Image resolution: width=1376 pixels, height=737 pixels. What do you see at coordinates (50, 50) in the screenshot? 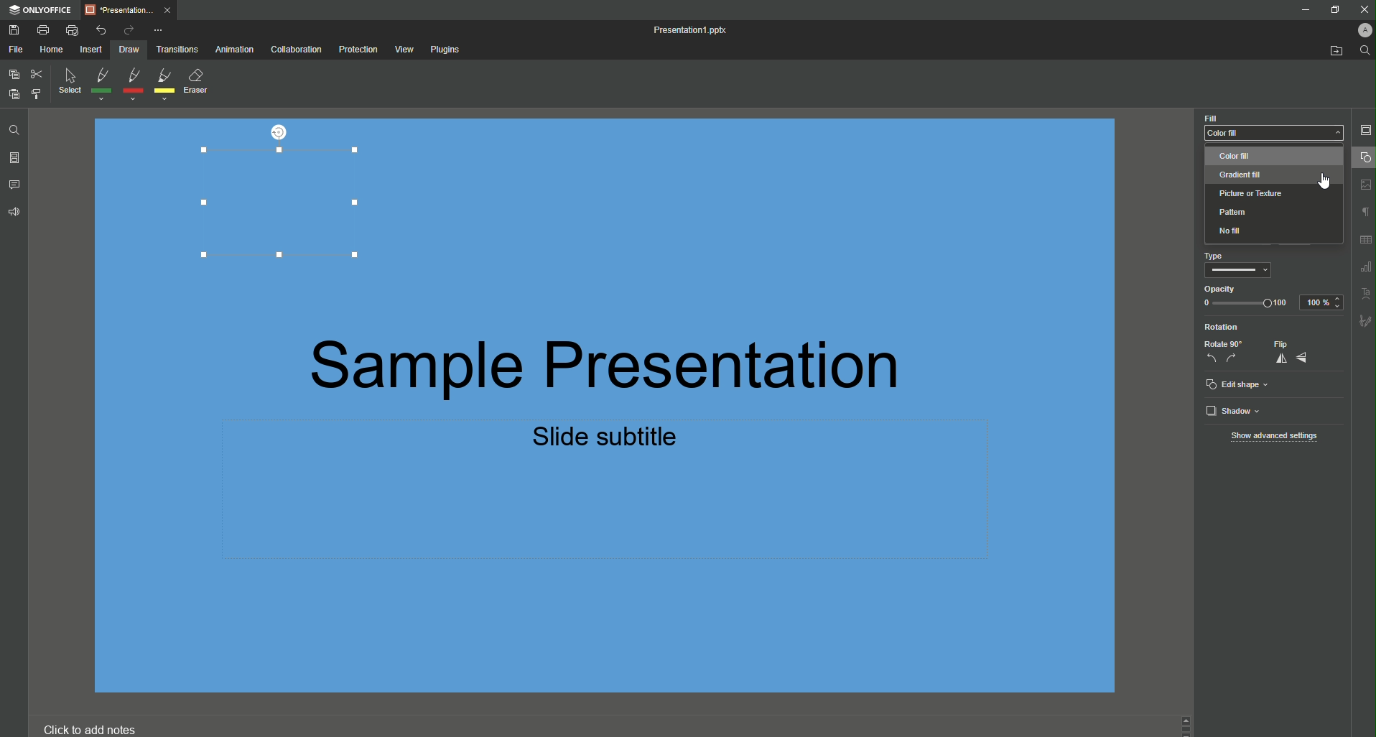
I see `Home` at bounding box center [50, 50].